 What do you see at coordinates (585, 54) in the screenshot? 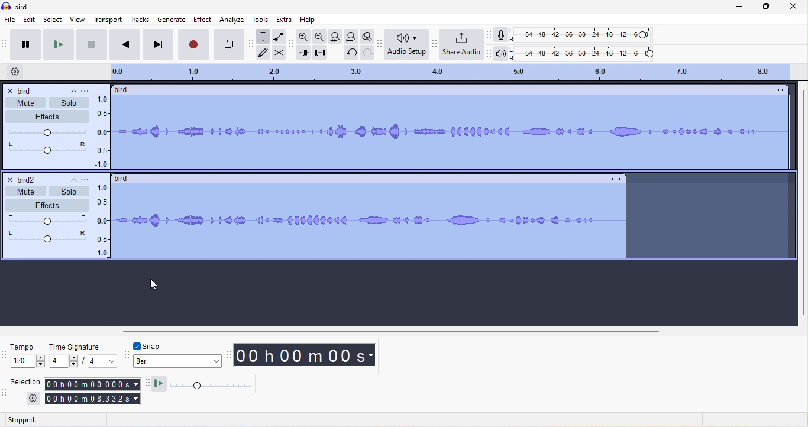
I see `playback level` at bounding box center [585, 54].